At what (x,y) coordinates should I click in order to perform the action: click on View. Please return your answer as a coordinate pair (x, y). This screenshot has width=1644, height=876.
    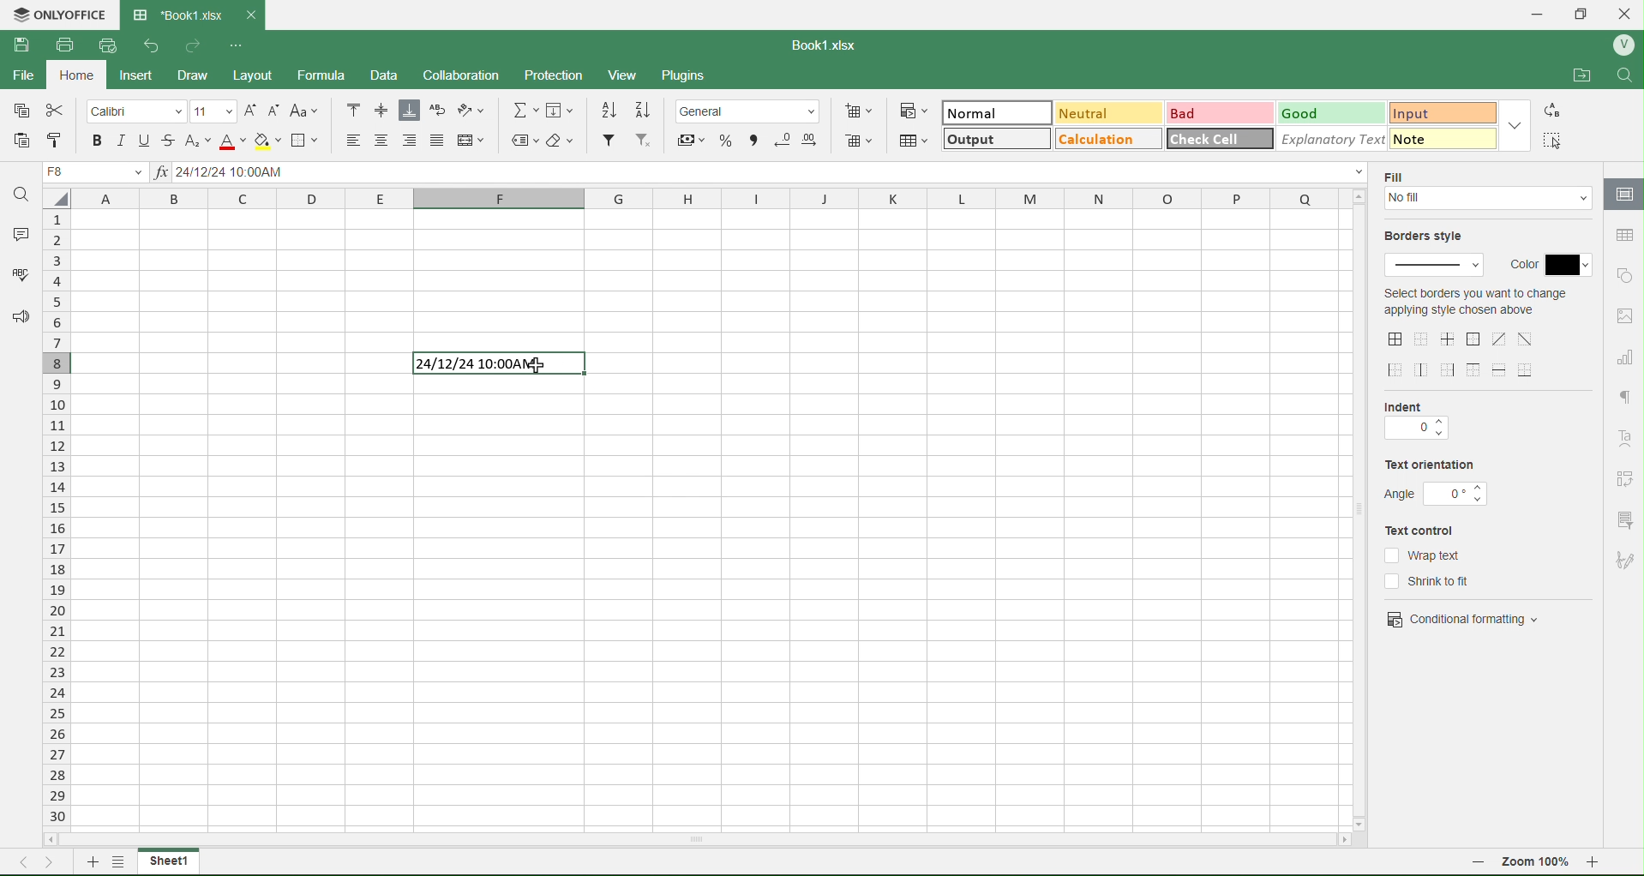
    Looking at the image, I should click on (631, 75).